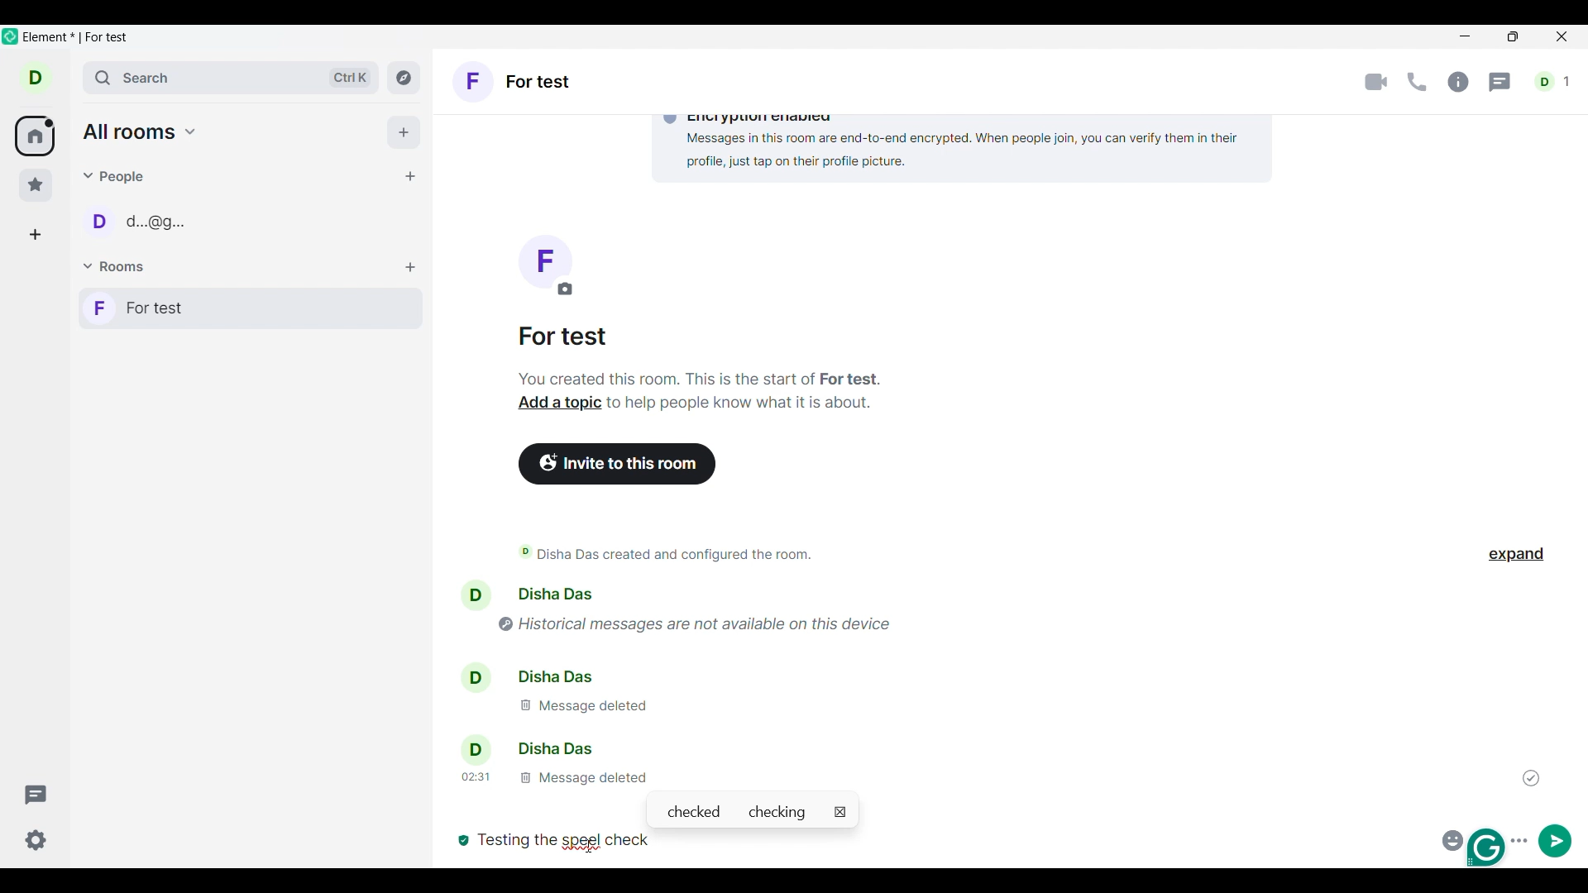 This screenshot has width=1588, height=893. What do you see at coordinates (840, 812) in the screenshot?
I see `close` at bounding box center [840, 812].